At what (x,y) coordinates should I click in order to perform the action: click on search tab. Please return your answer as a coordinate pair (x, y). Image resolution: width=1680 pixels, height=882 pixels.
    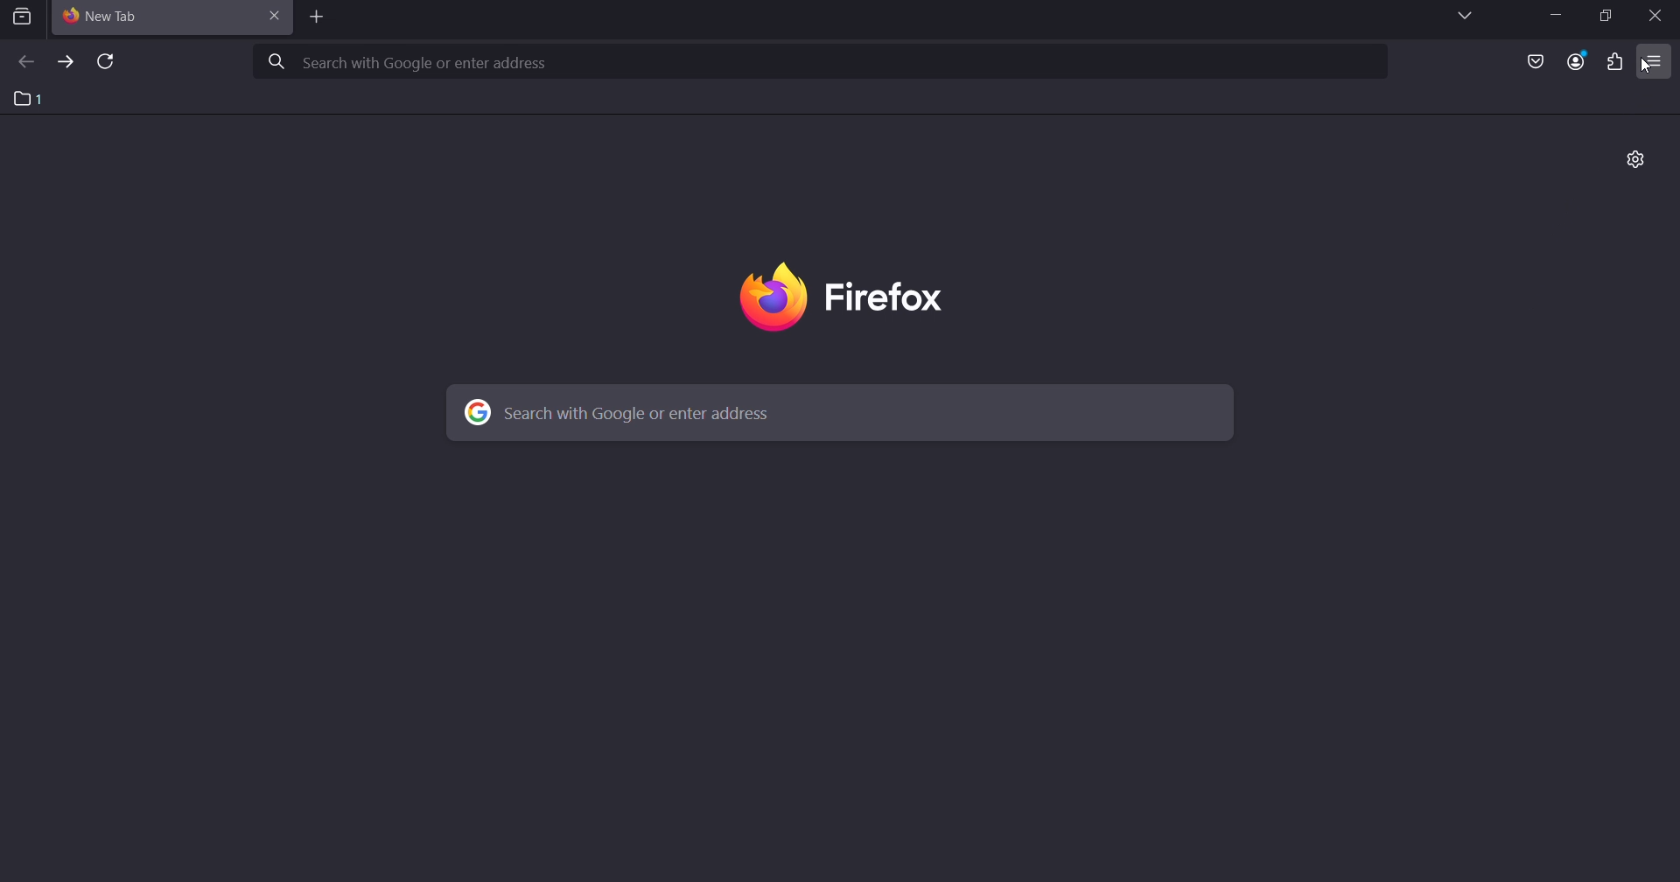
    Looking at the image, I should click on (23, 17).